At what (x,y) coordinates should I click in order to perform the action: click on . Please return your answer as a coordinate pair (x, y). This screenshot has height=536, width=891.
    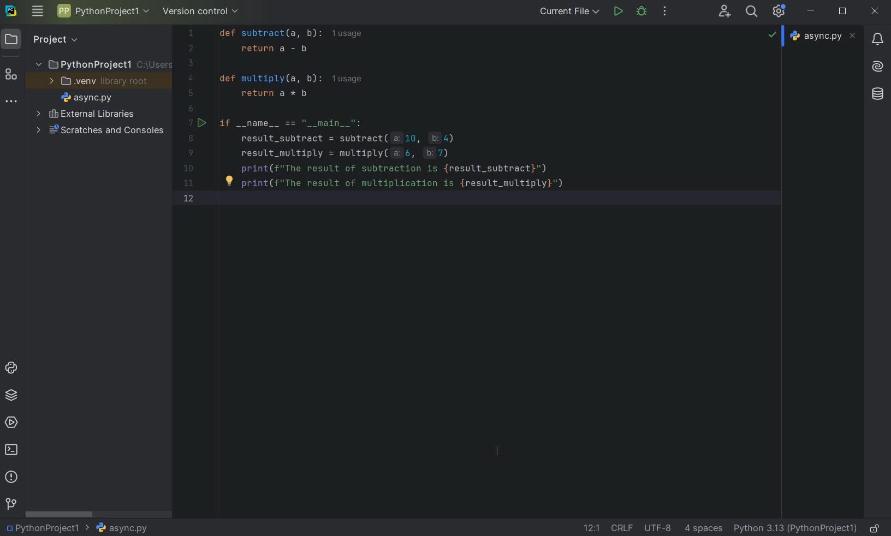
    Looking at the image, I should click on (878, 65).